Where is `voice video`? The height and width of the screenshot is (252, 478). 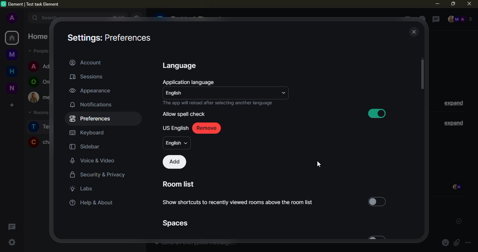
voice video is located at coordinates (97, 160).